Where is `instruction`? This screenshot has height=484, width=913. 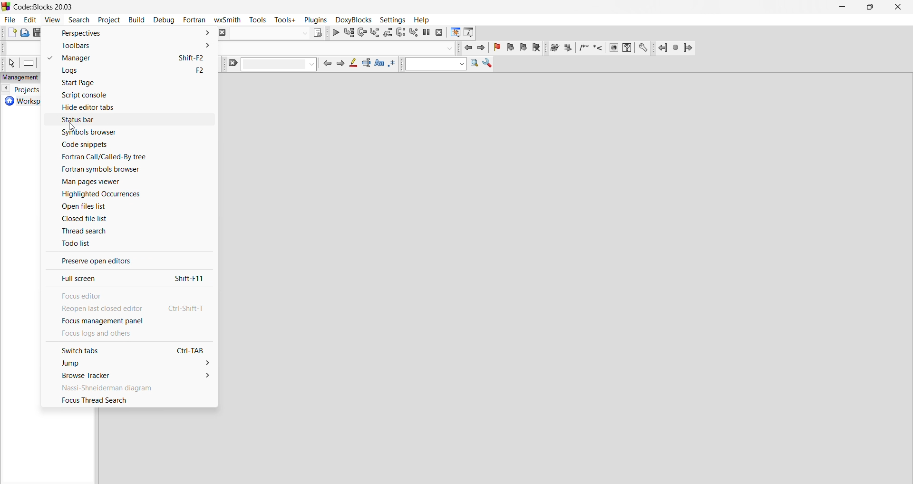
instruction is located at coordinates (32, 62).